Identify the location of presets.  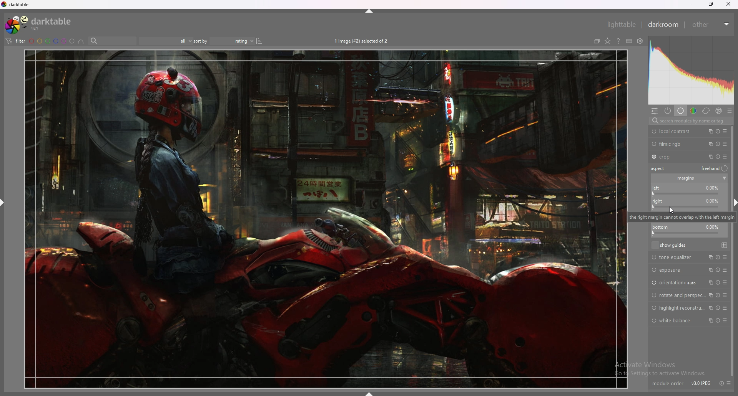
(727, 295).